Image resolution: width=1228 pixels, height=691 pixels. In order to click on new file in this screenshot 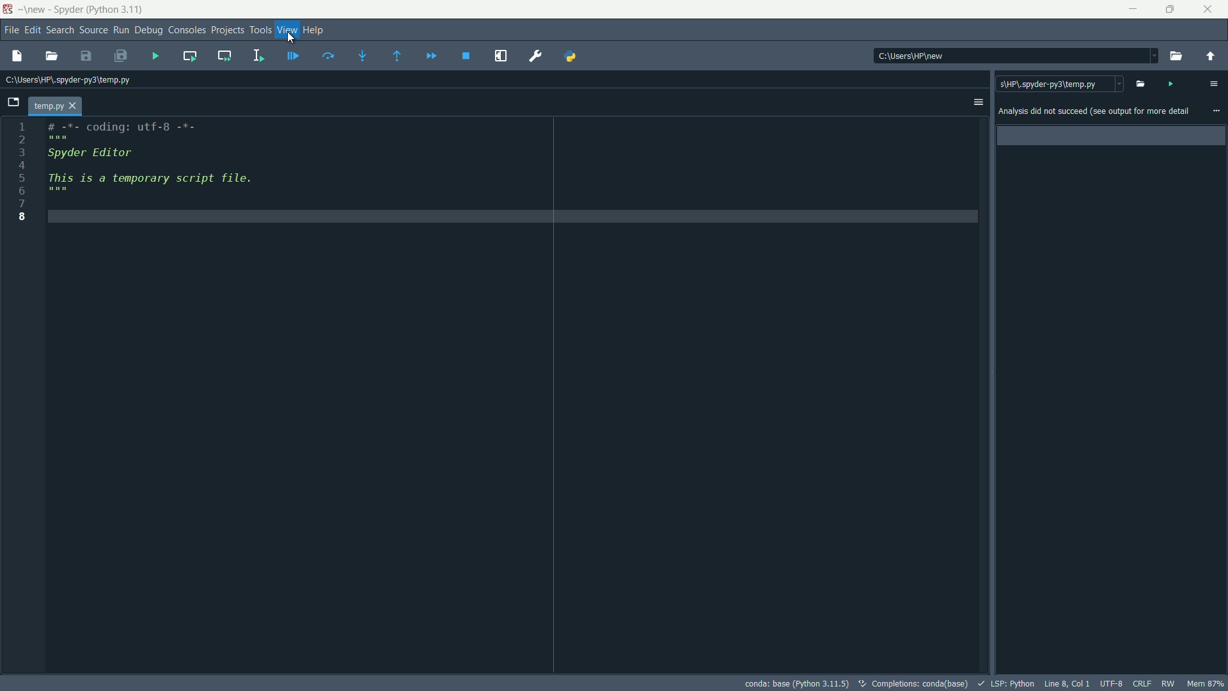, I will do `click(17, 57)`.